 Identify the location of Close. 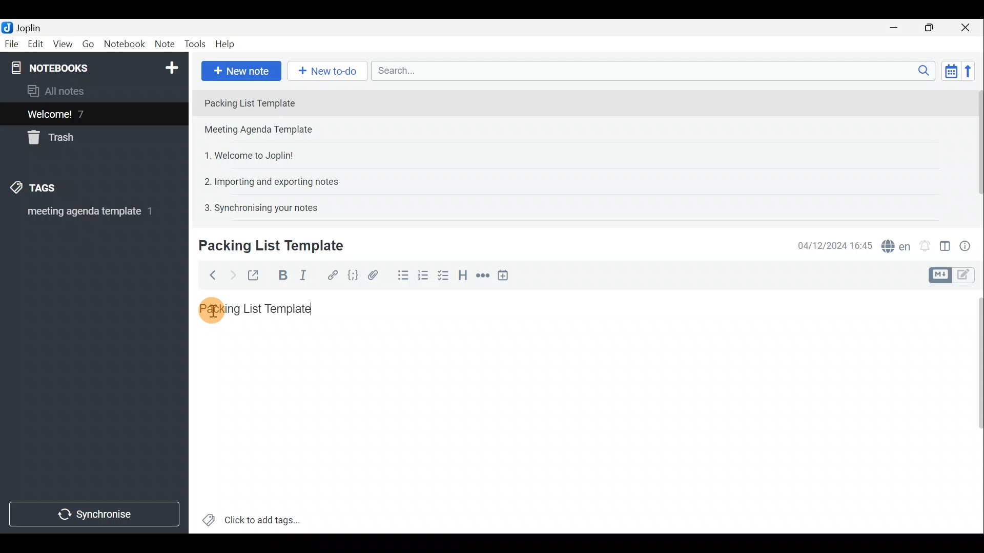
(969, 27).